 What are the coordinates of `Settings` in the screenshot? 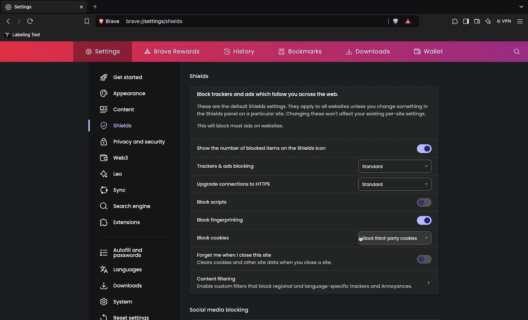 It's located at (104, 52).